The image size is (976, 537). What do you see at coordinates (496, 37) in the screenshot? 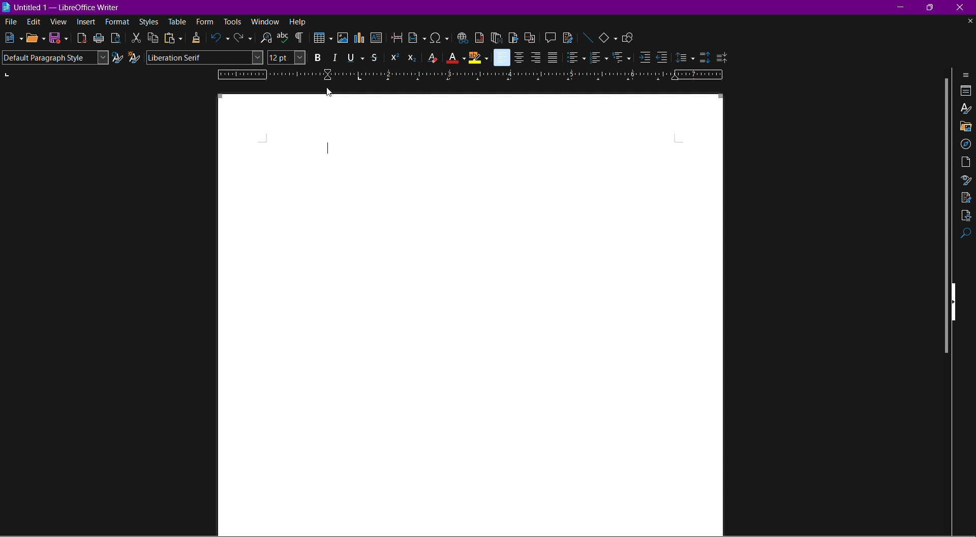
I see `Insert Endnote` at bounding box center [496, 37].